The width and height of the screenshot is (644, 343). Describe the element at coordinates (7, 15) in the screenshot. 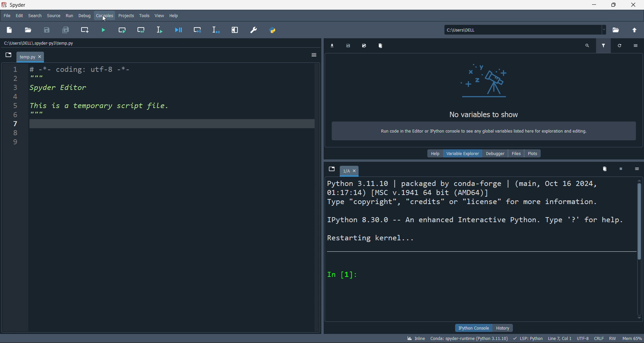

I see `file` at that location.